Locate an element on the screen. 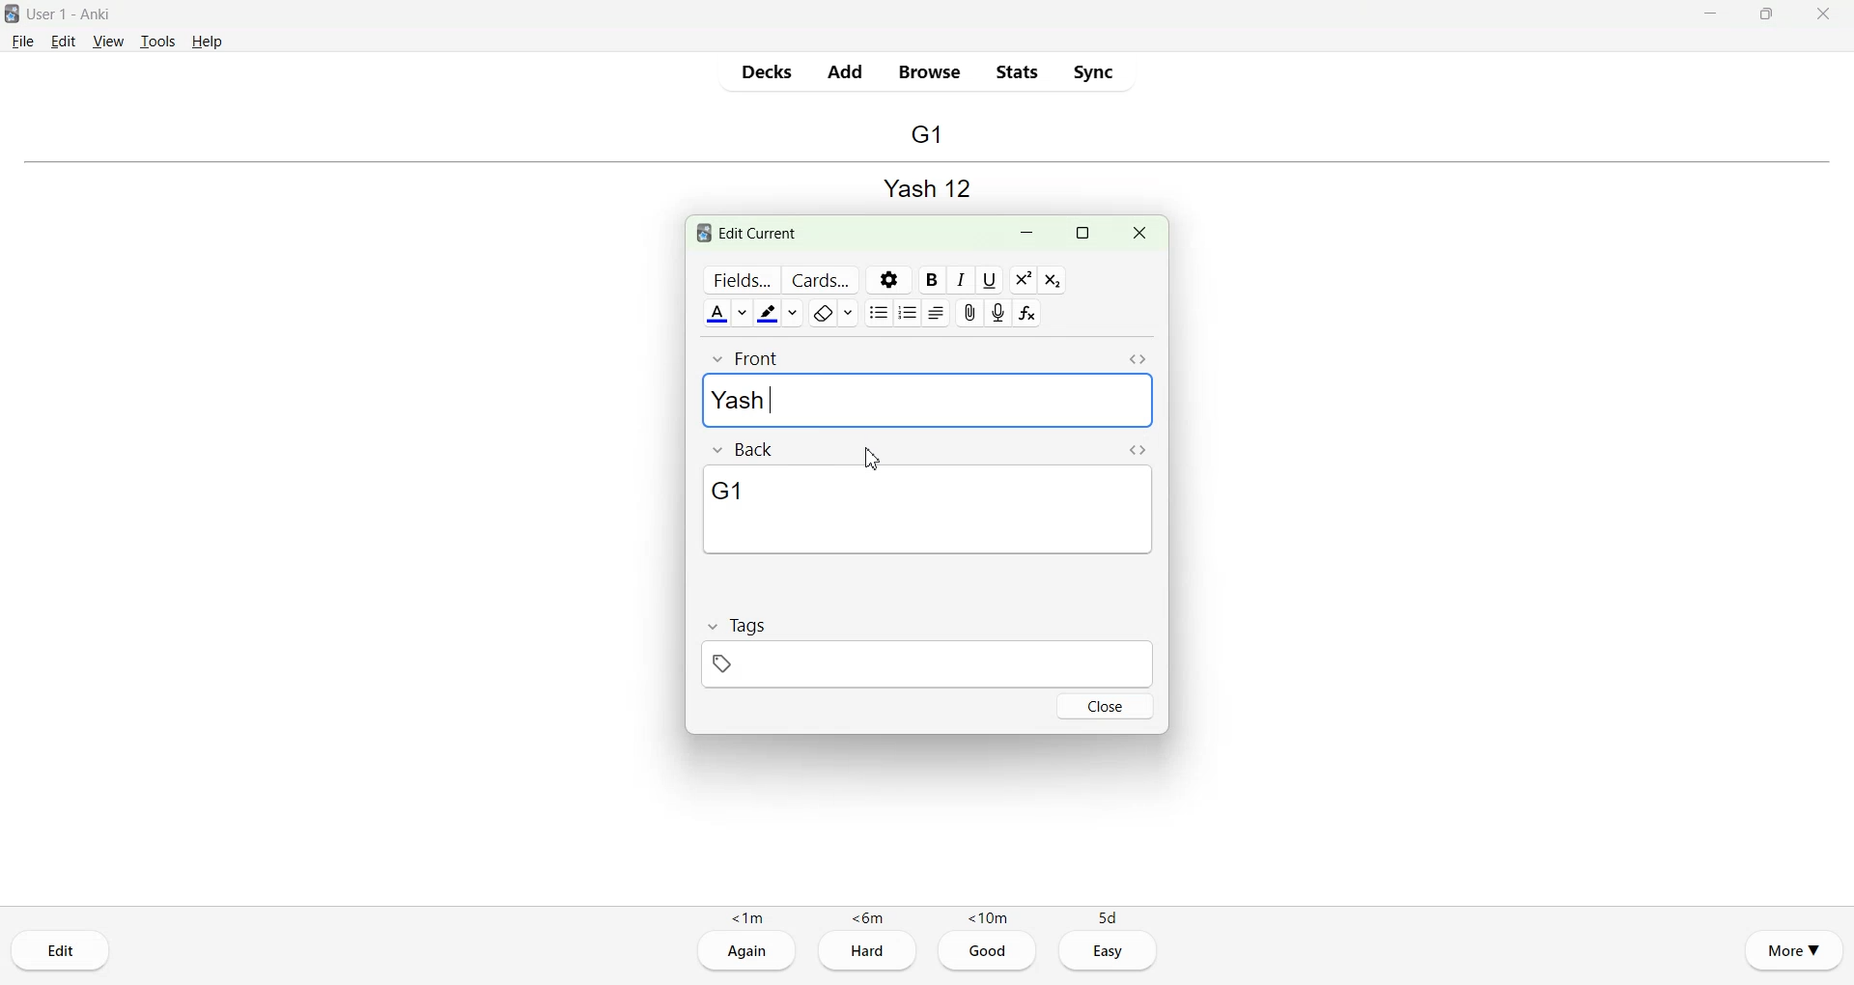 Image resolution: width=1854 pixels, height=985 pixels. Unordered list is located at coordinates (879, 312).